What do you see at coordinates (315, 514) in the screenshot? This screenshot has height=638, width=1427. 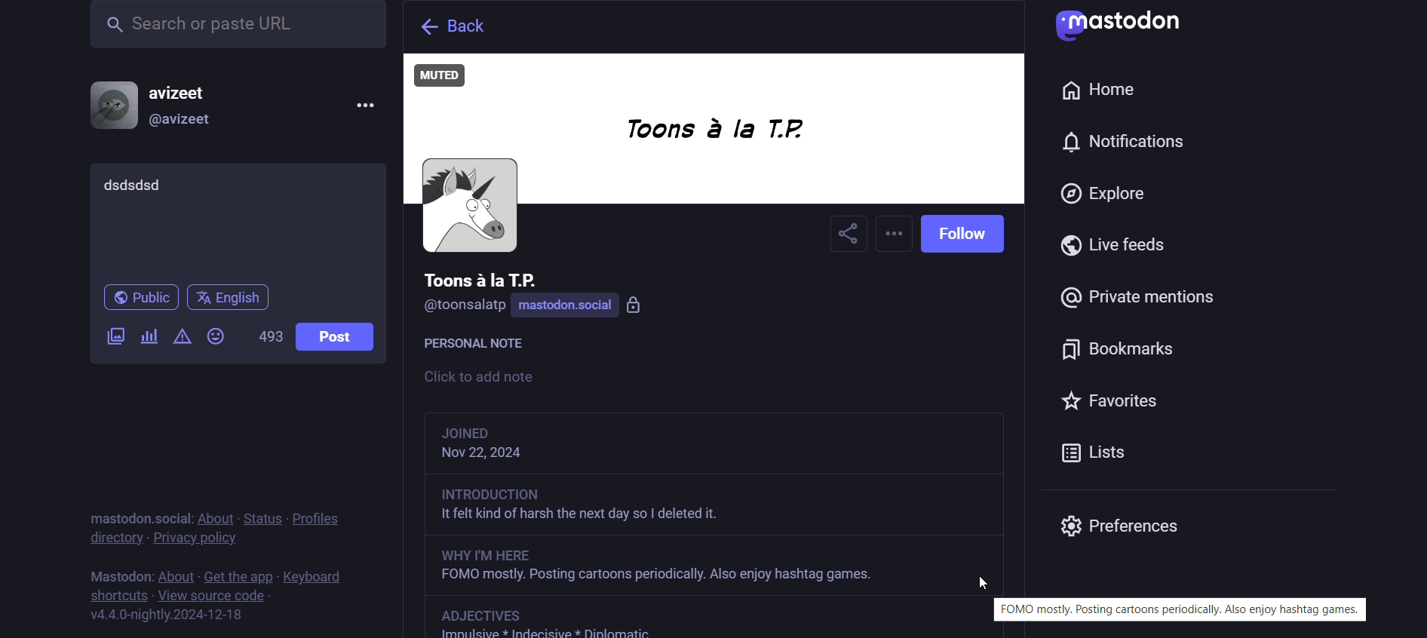 I see `profiles` at bounding box center [315, 514].